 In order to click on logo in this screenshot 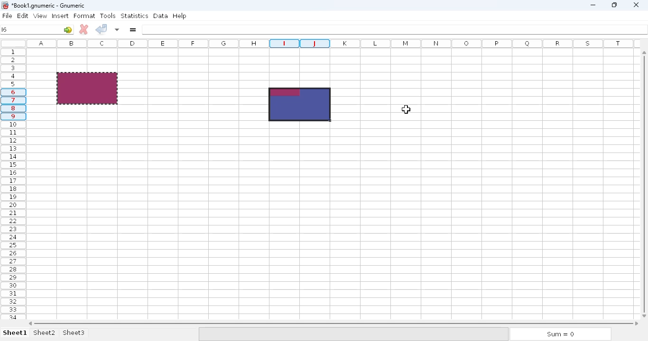, I will do `click(5, 6)`.